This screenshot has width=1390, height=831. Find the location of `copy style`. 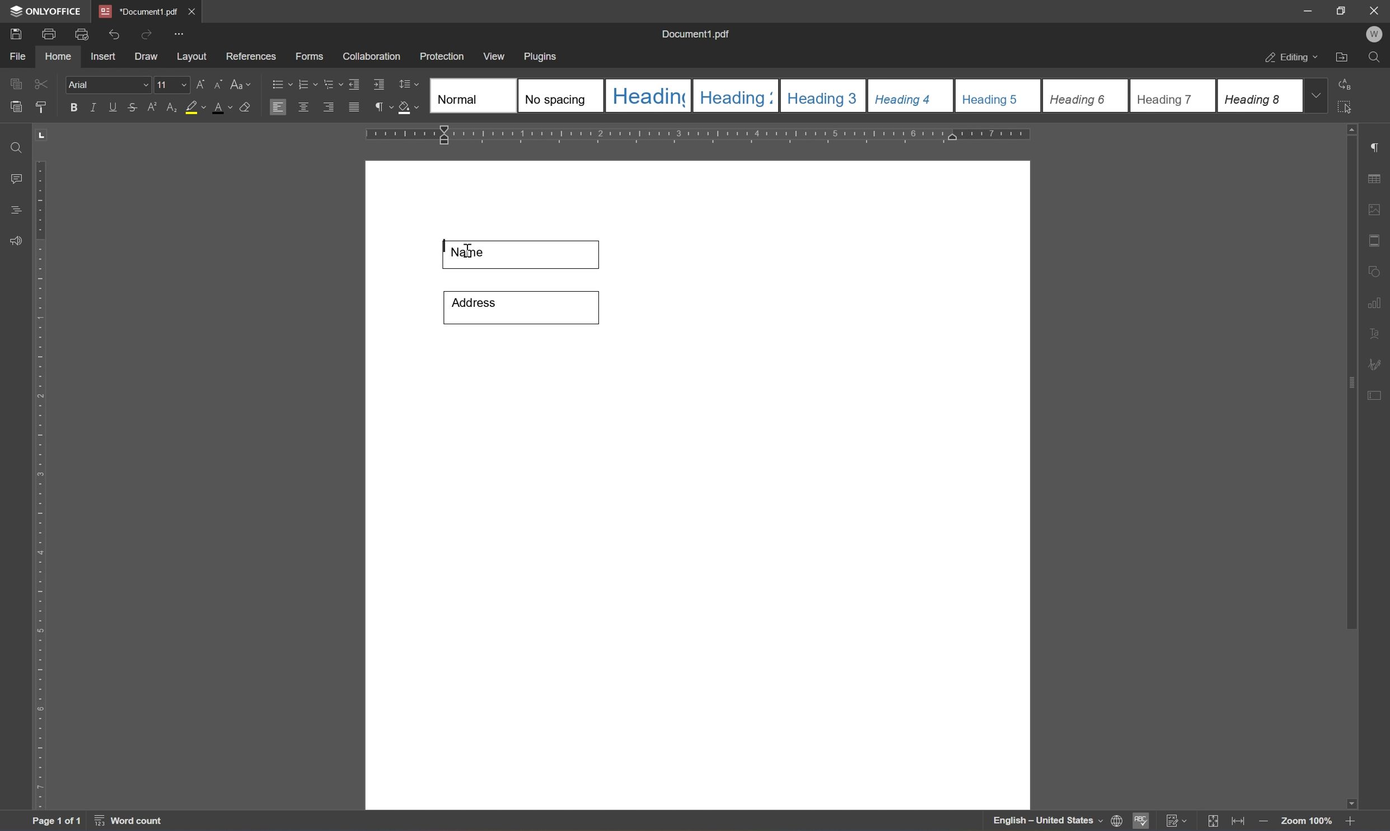

copy style is located at coordinates (41, 107).